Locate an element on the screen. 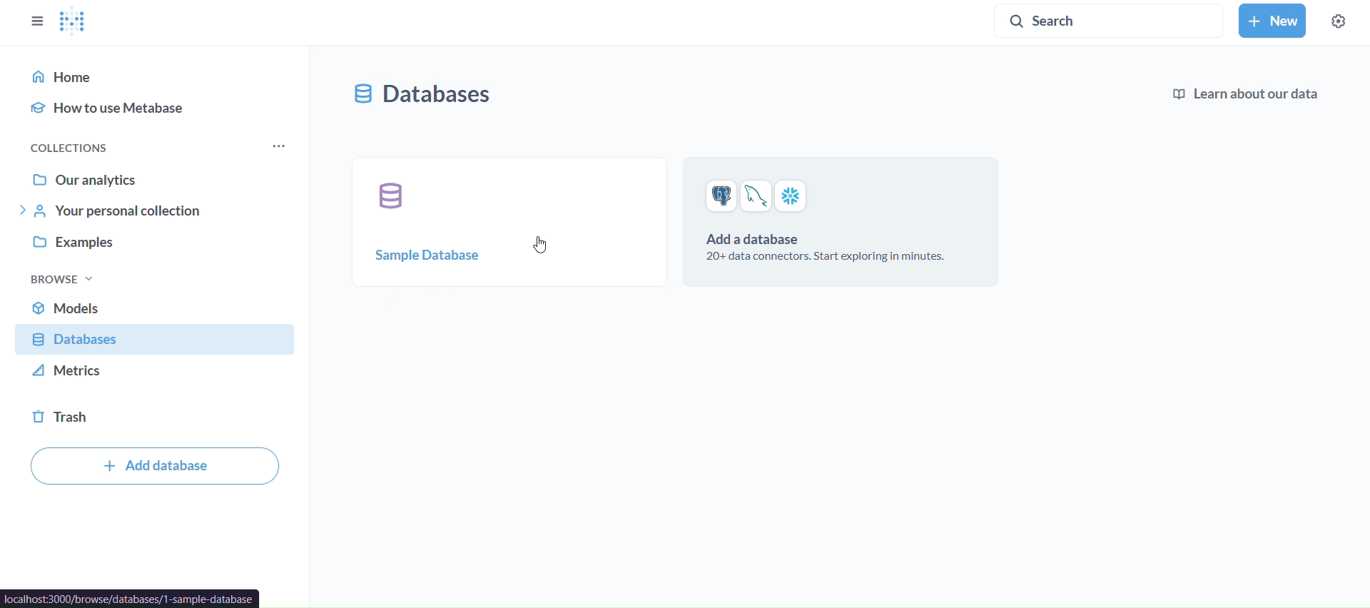 The image size is (1370, 608). home is located at coordinates (154, 74).